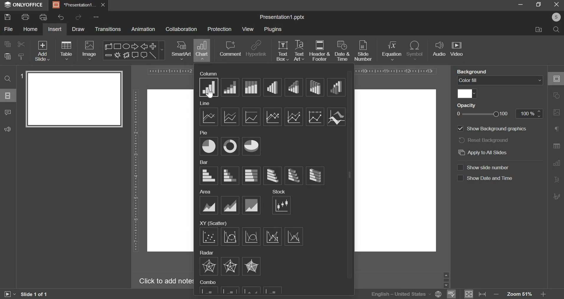  What do you see at coordinates (397, 72) in the screenshot?
I see `horizontal scale` at bounding box center [397, 72].